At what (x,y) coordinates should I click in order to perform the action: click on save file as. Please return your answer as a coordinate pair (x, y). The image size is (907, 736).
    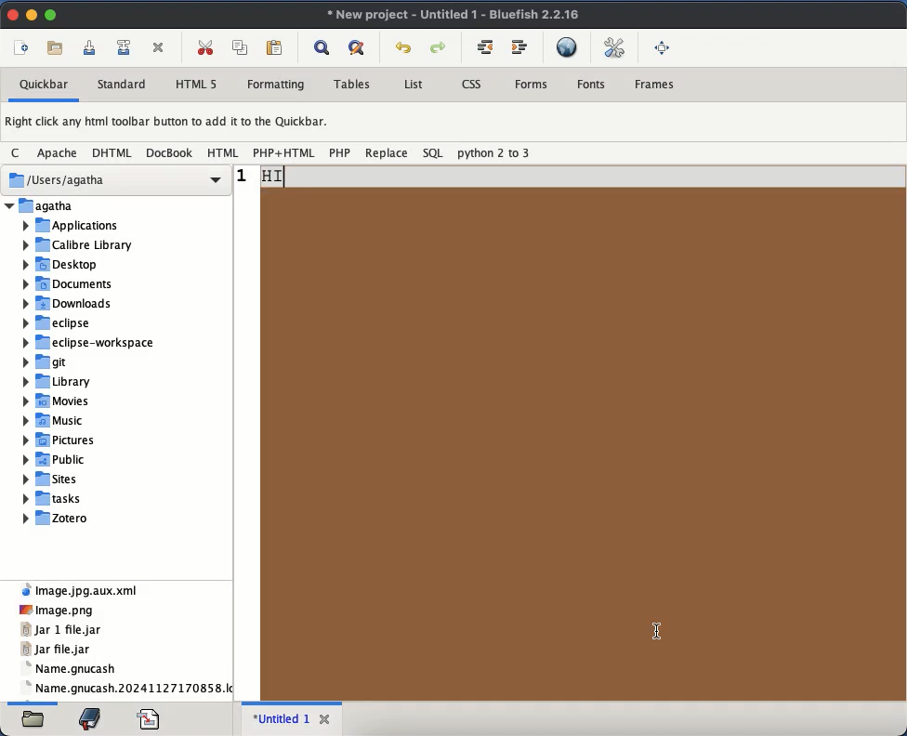
    Looking at the image, I should click on (124, 48).